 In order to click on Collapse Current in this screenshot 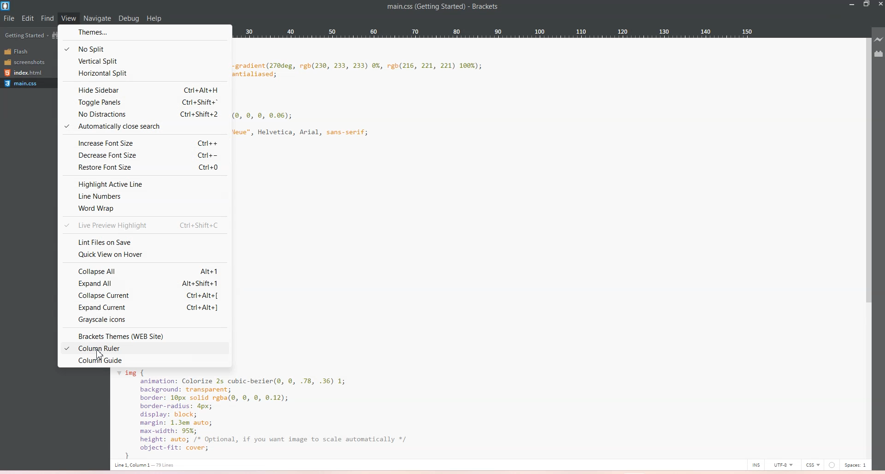, I will do `click(145, 295)`.